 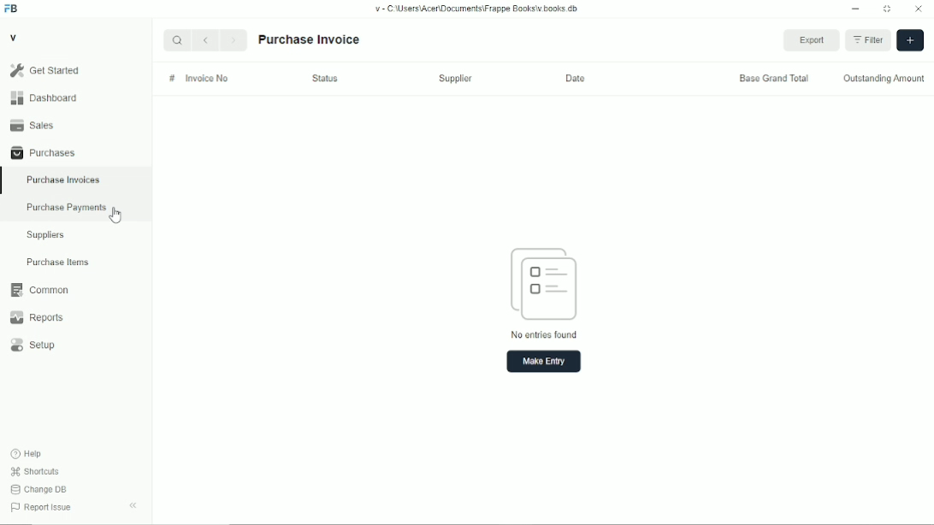 What do you see at coordinates (199, 78) in the screenshot?
I see `# Invoice No` at bounding box center [199, 78].